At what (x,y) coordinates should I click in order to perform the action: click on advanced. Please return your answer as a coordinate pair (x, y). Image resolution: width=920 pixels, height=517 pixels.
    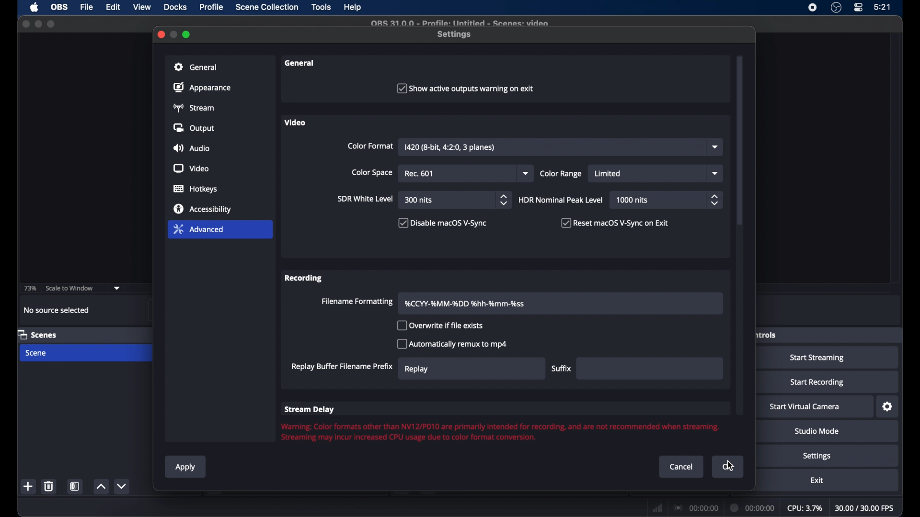
    Looking at the image, I should click on (199, 229).